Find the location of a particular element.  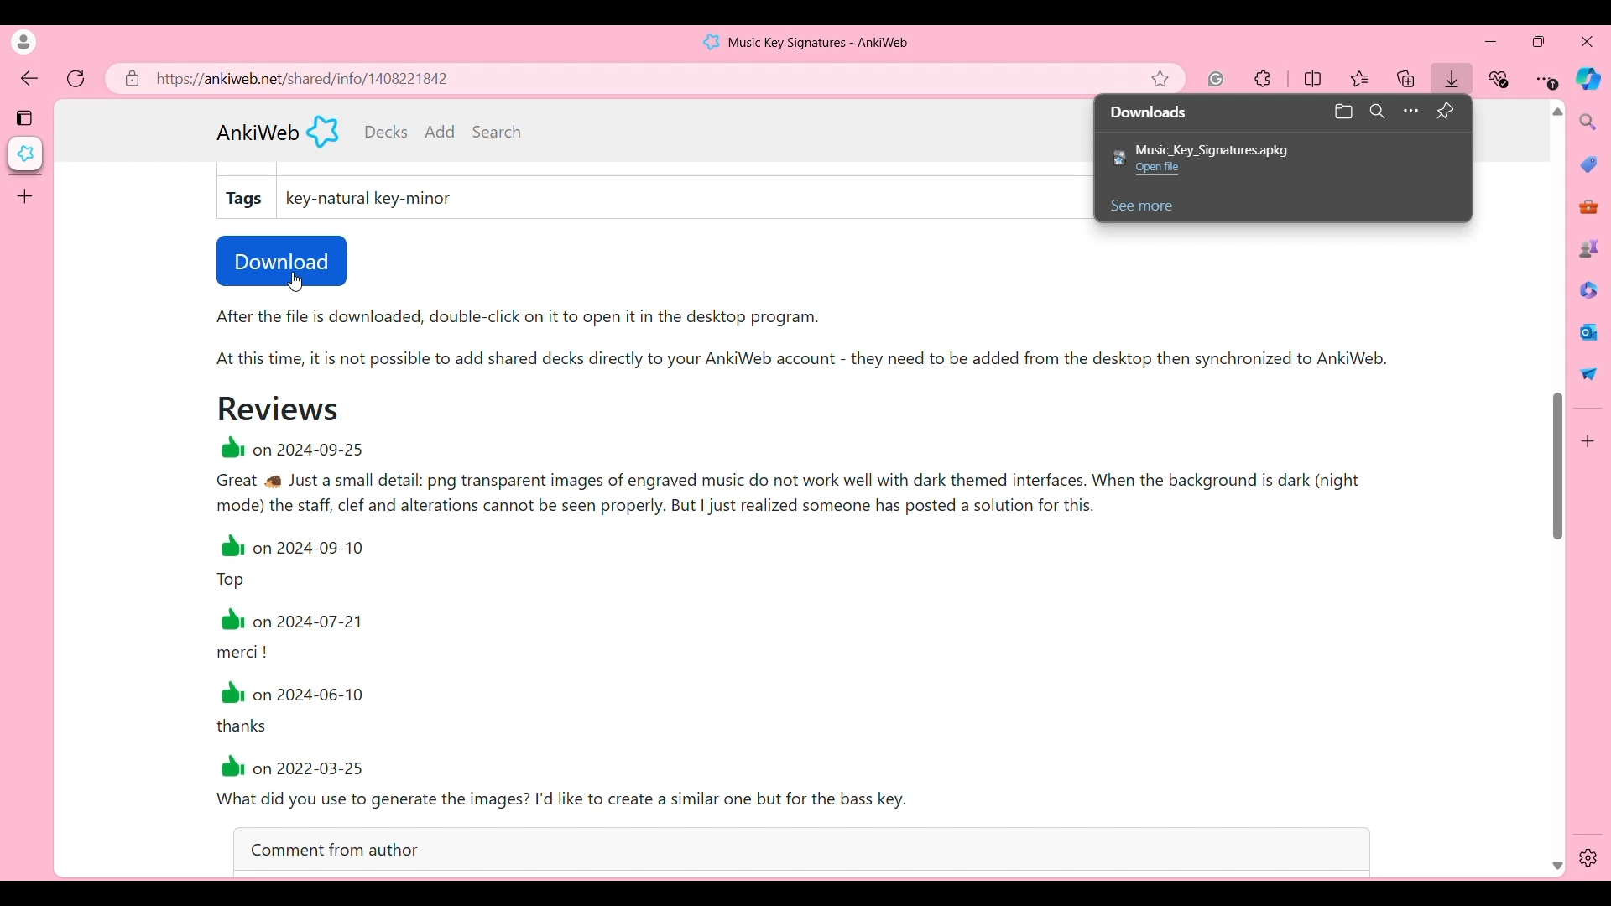

Browser messaging software is located at coordinates (1588, 331).